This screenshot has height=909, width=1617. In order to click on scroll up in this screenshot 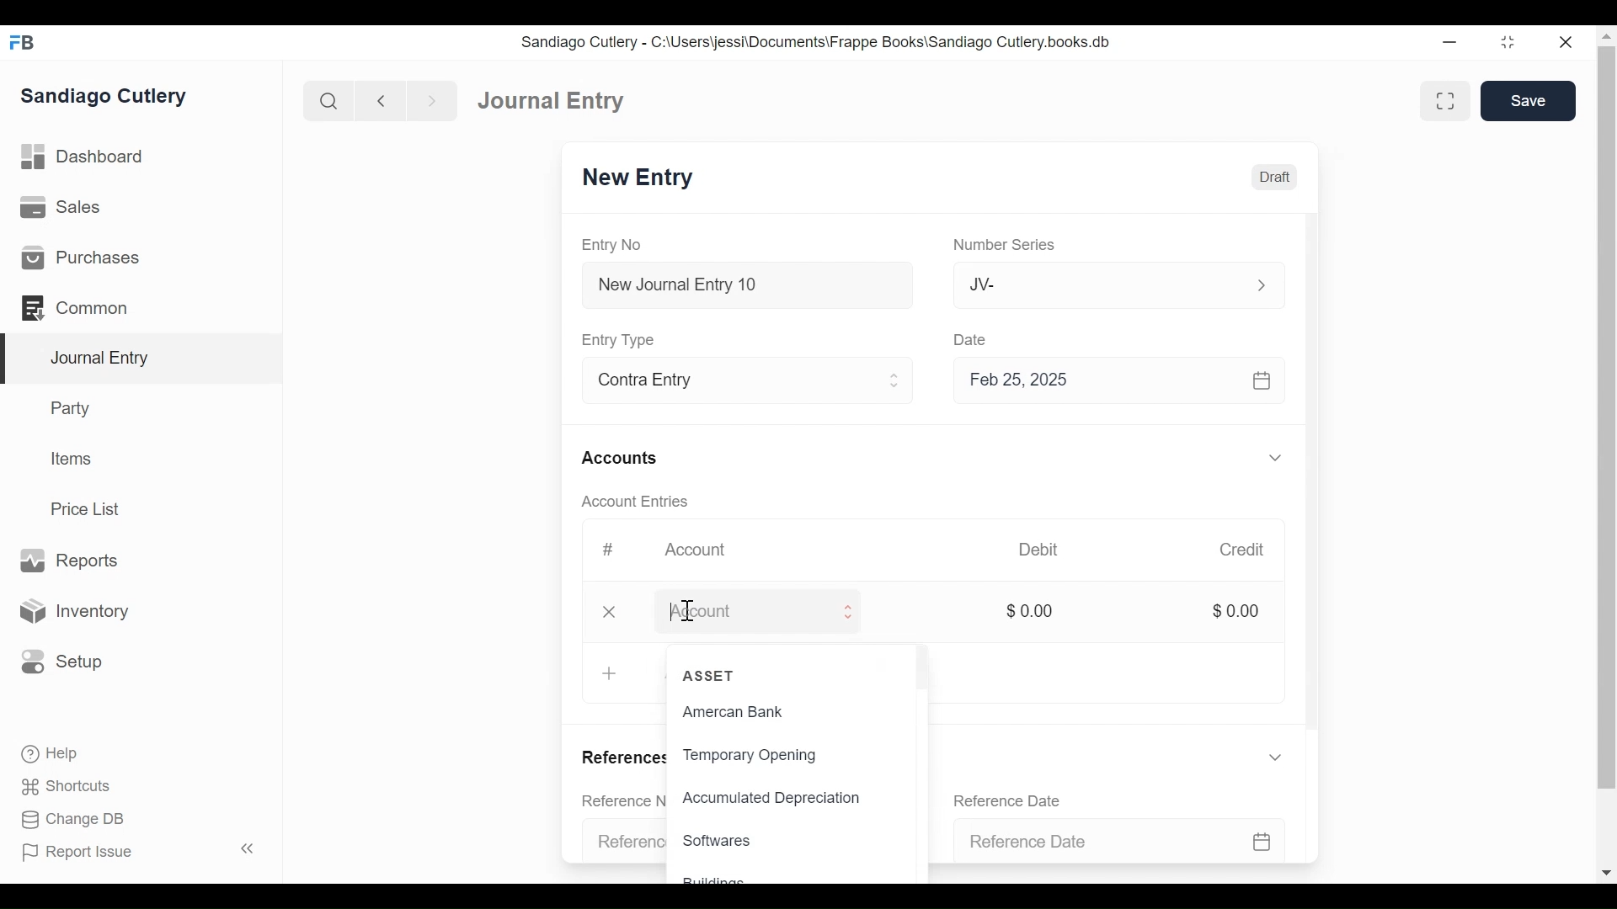, I will do `click(1606, 36)`.